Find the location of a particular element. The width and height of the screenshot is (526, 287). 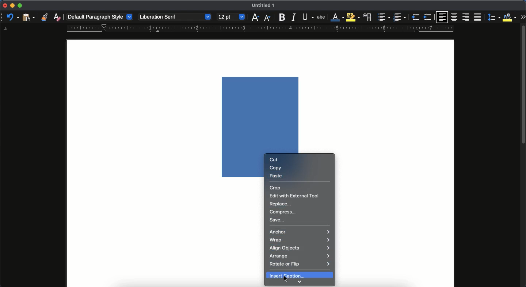

more is located at coordinates (299, 282).